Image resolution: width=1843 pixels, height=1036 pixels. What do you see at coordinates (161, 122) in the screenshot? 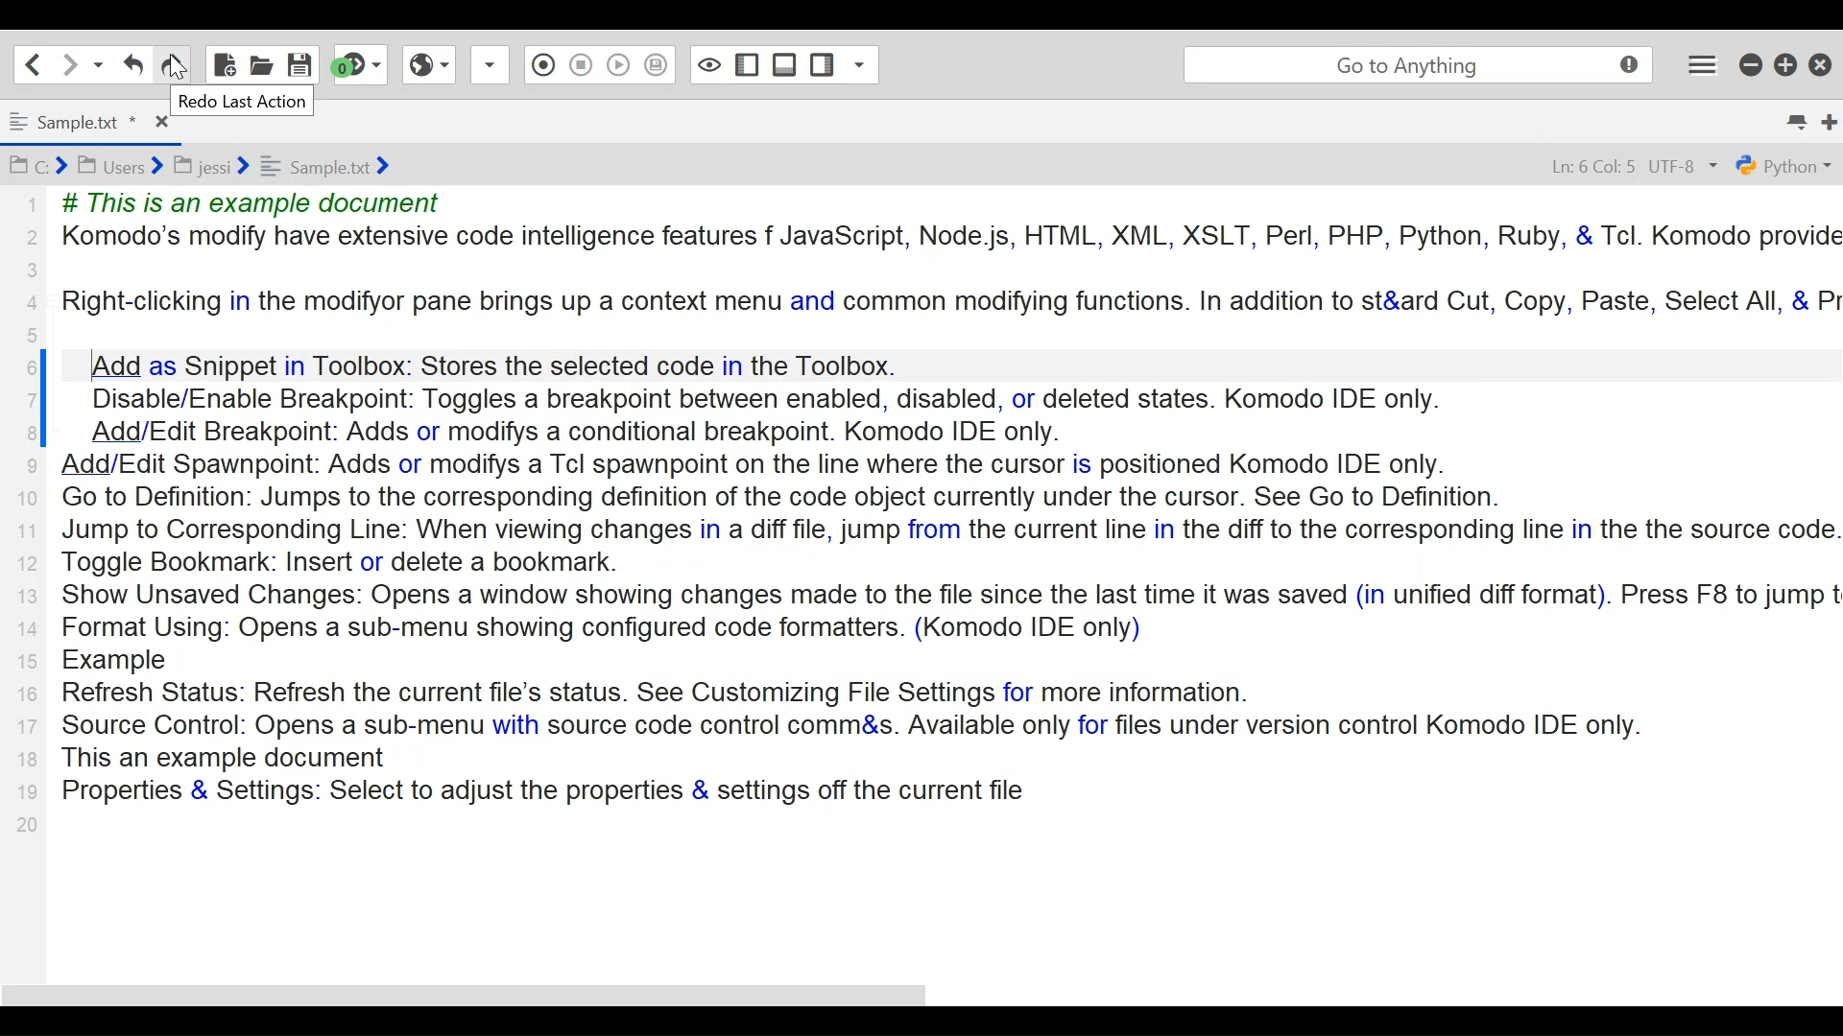
I see `Close` at bounding box center [161, 122].